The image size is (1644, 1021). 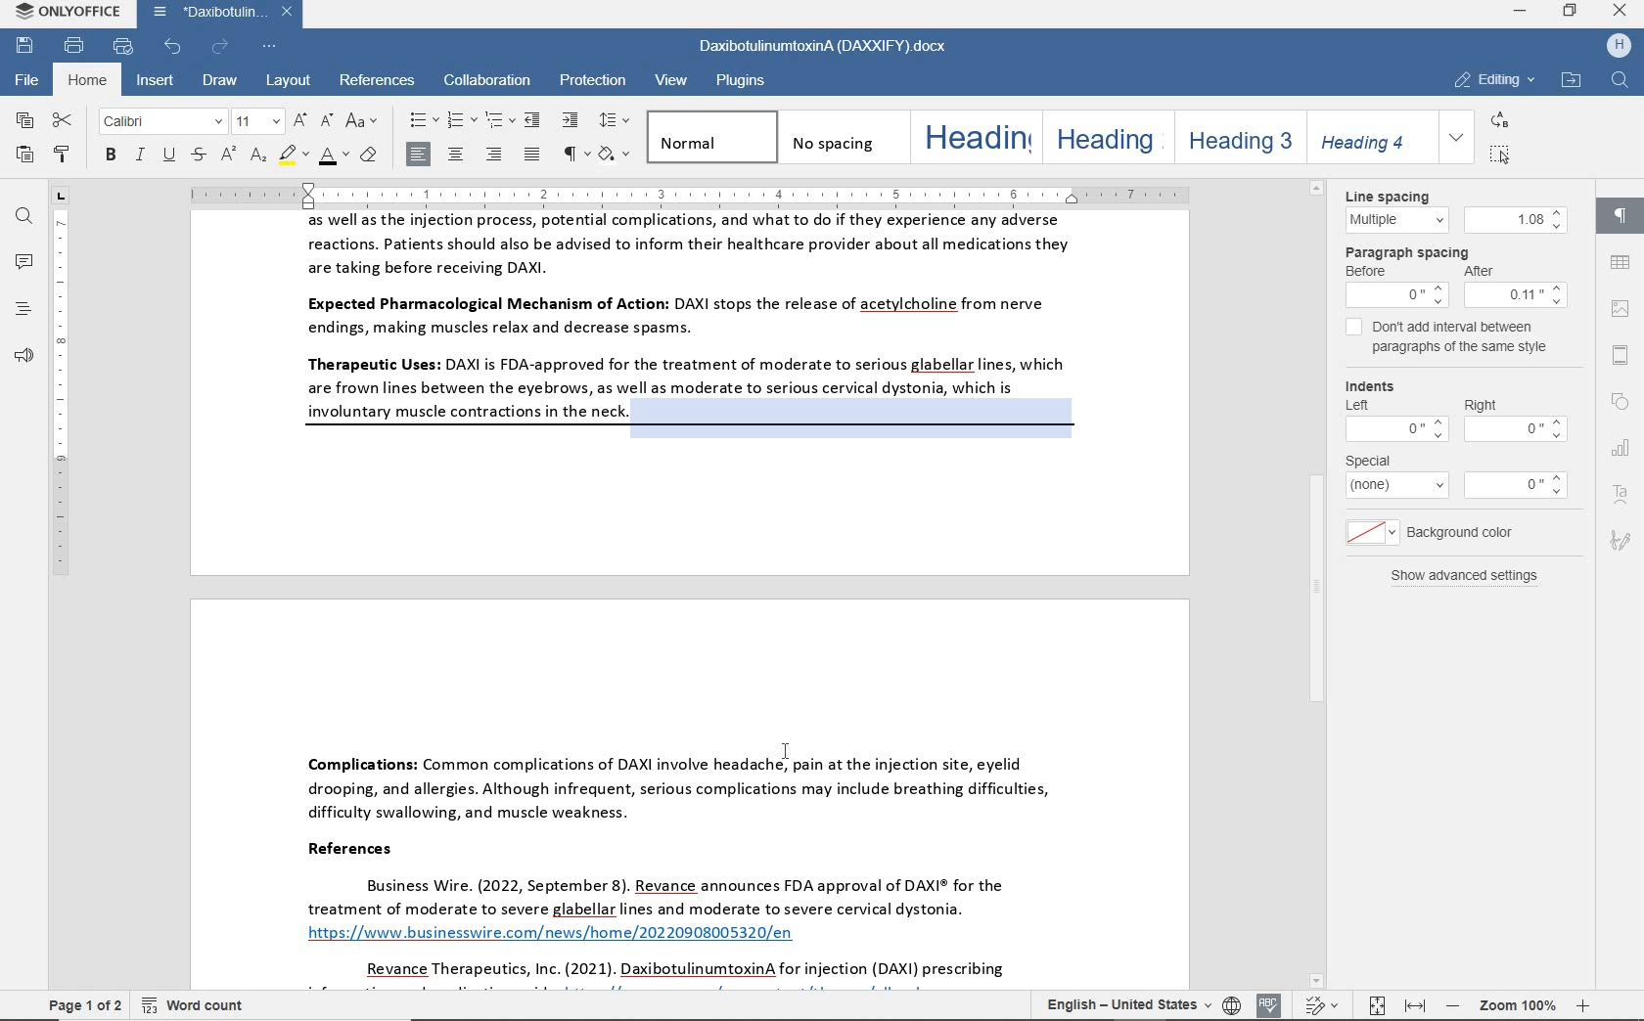 What do you see at coordinates (754, 193) in the screenshot?
I see `ruler` at bounding box center [754, 193].